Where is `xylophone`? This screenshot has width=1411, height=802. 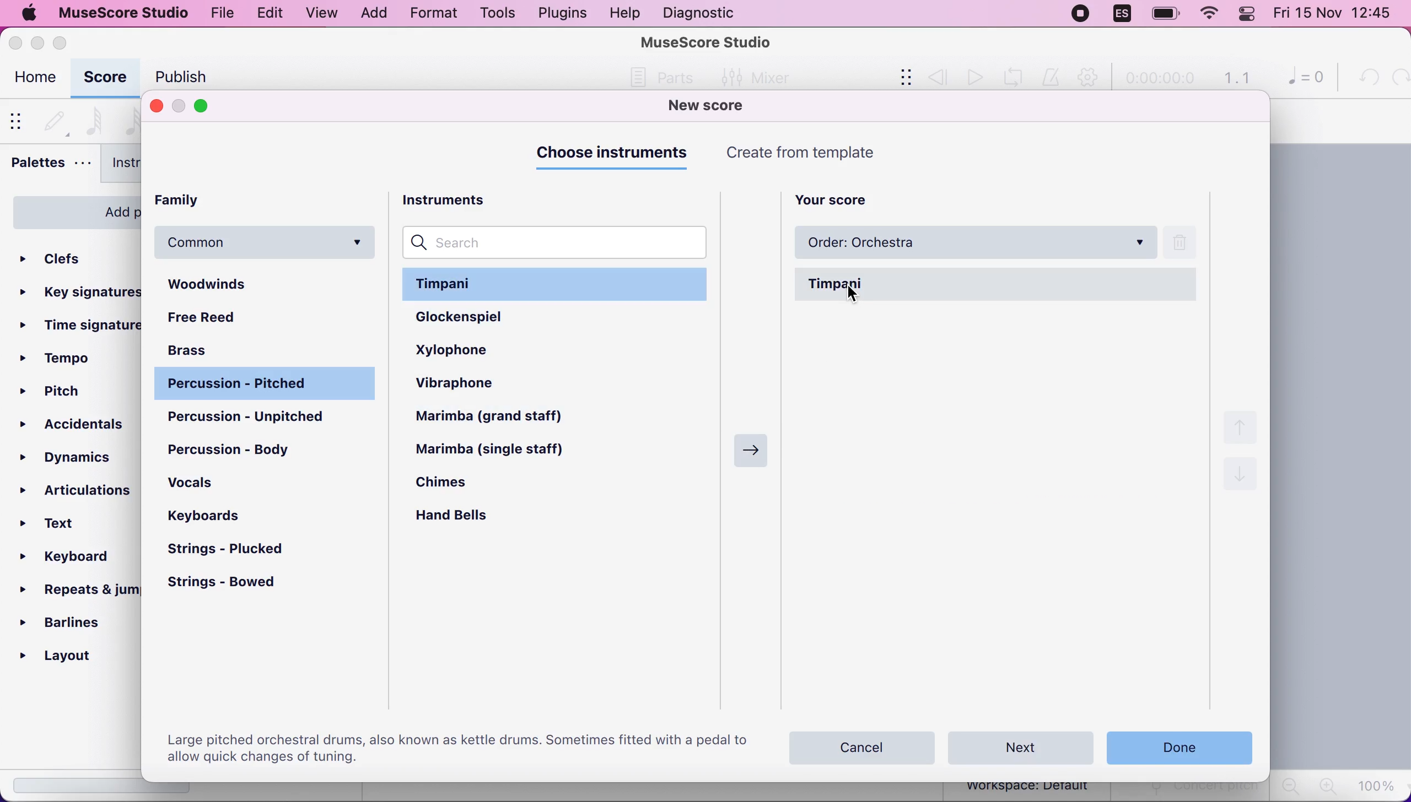
xylophone is located at coordinates (475, 349).